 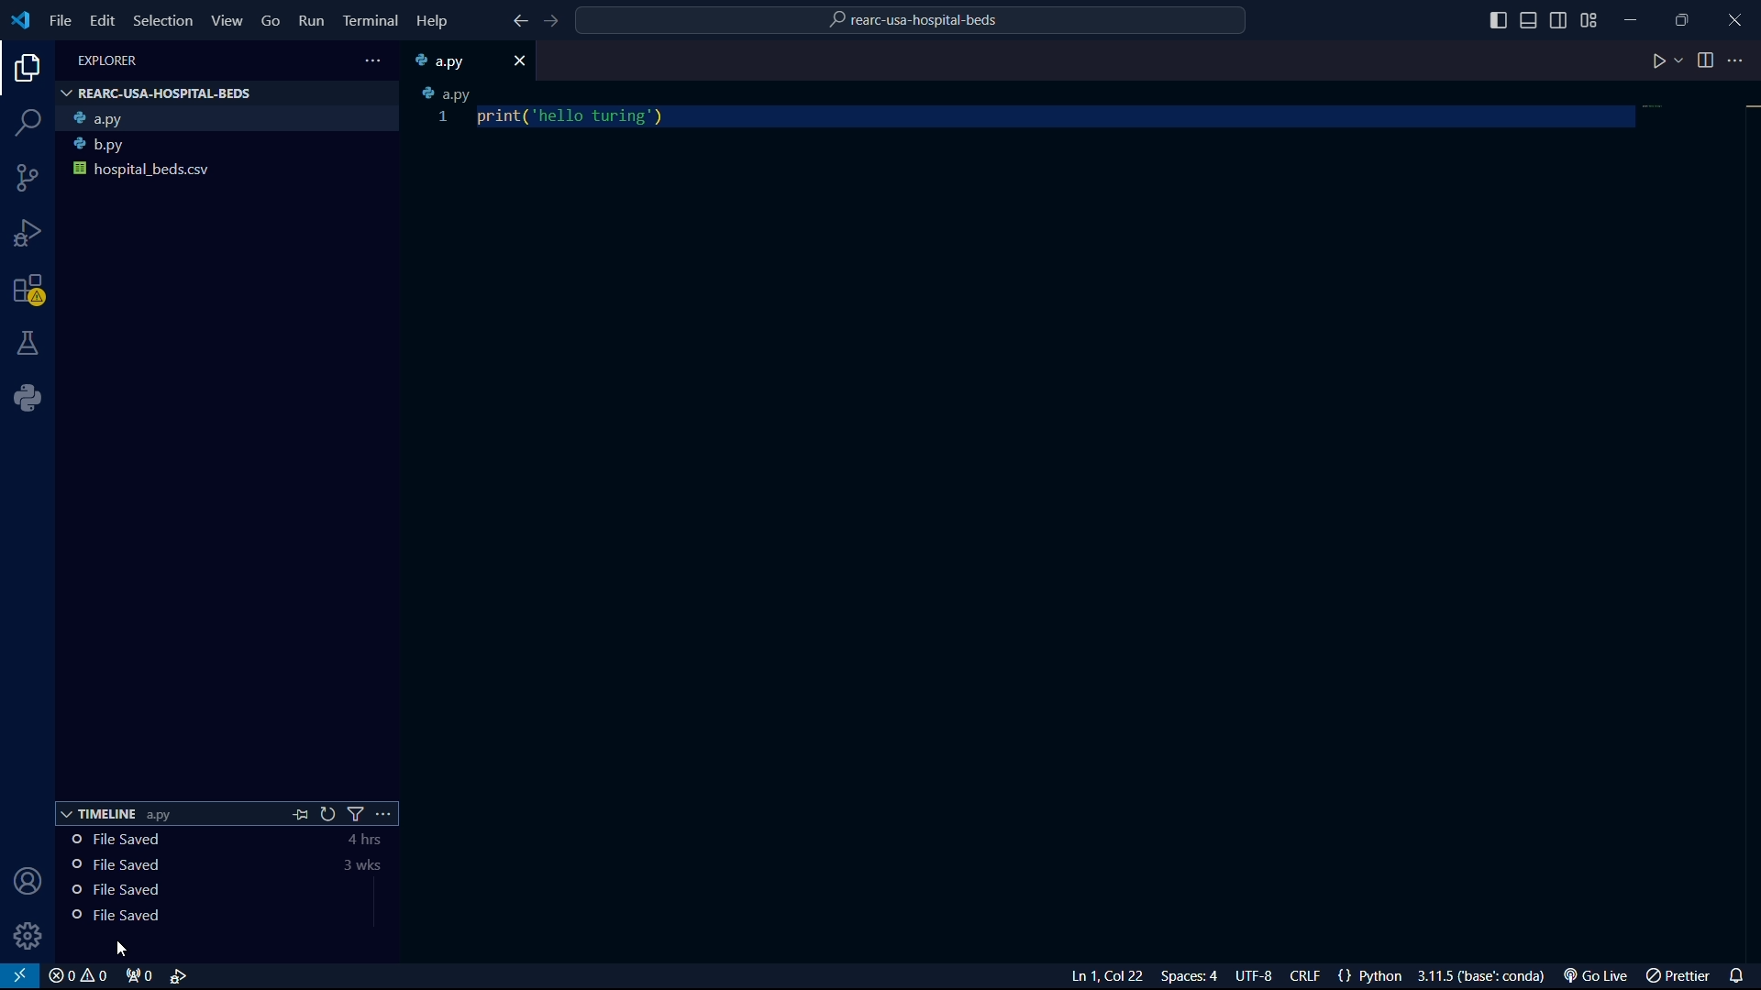 What do you see at coordinates (1559, 19) in the screenshot?
I see `toggle secondary sidebar` at bounding box center [1559, 19].